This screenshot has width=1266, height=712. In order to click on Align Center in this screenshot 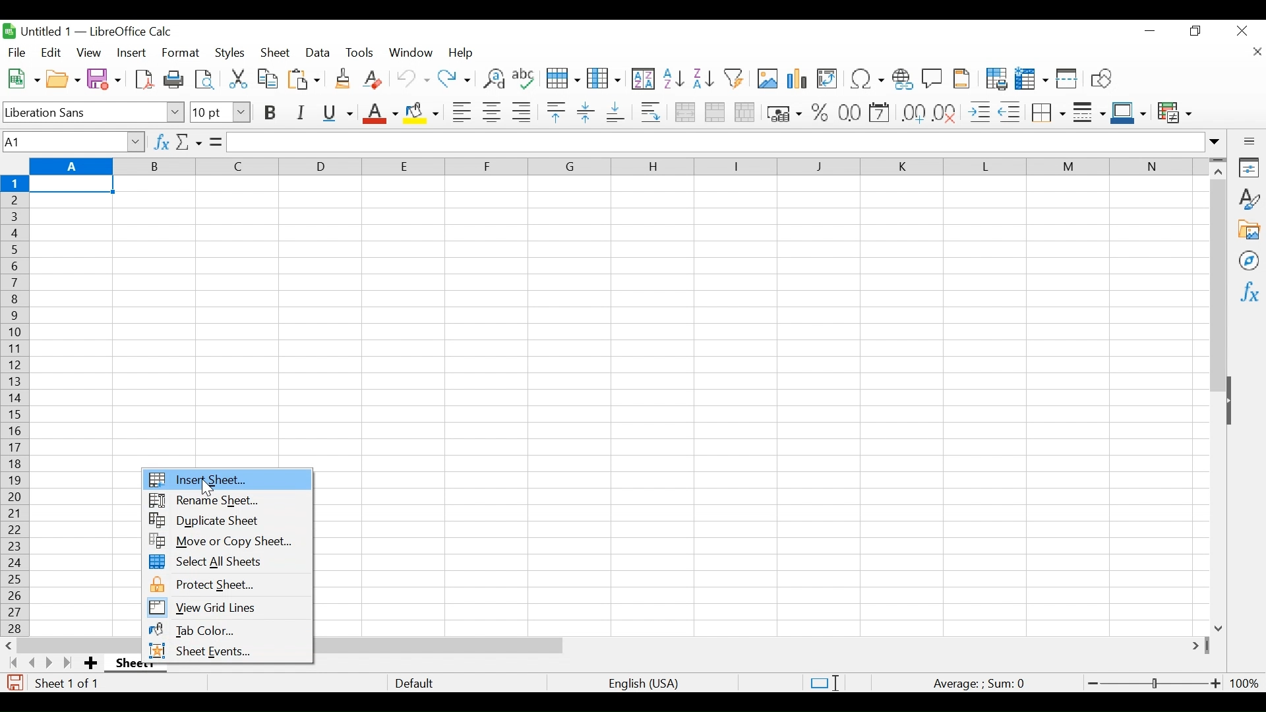, I will do `click(492, 112)`.